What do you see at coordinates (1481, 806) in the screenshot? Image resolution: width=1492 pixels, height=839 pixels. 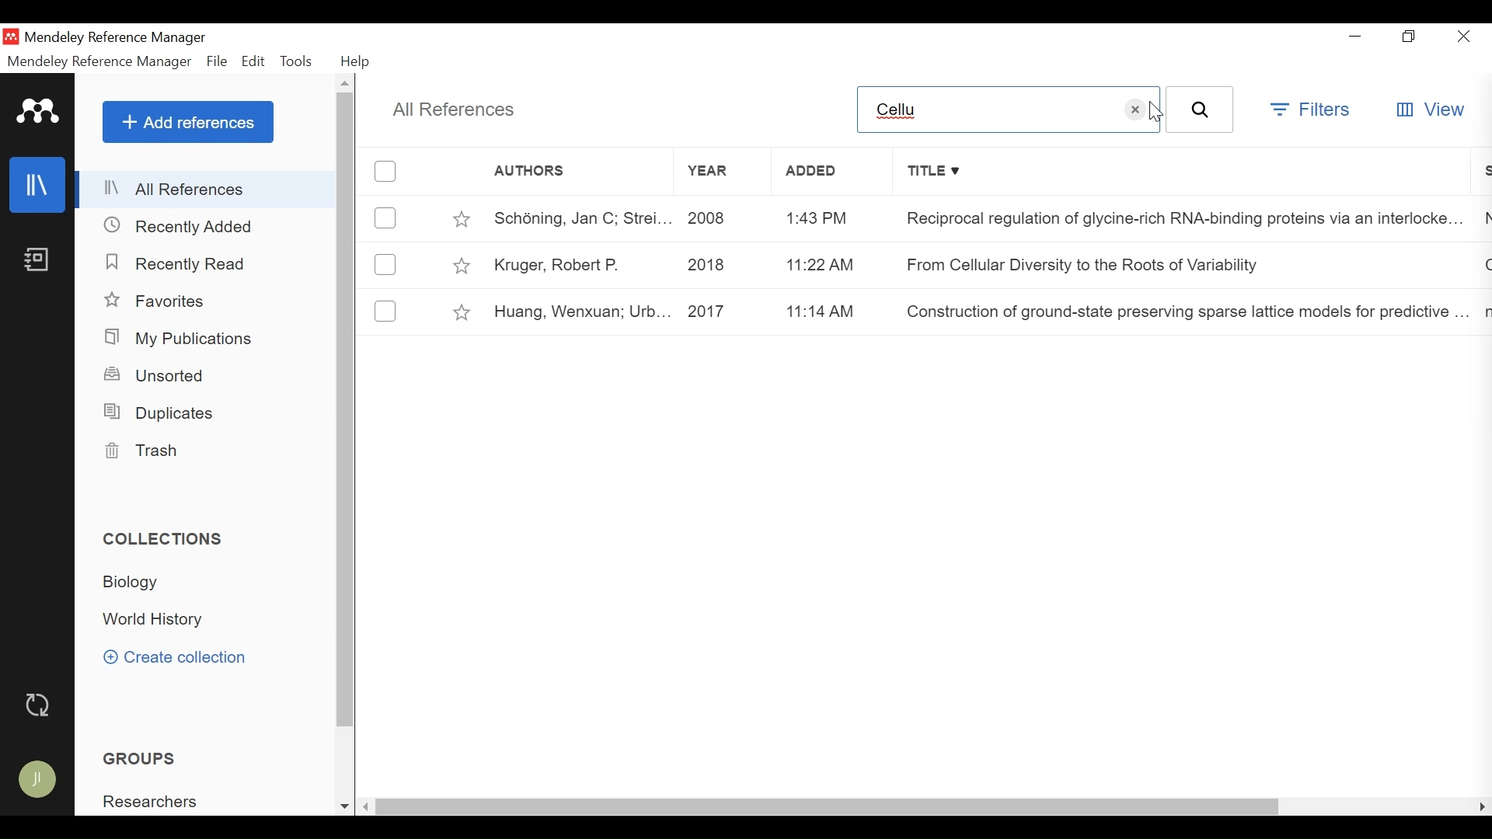 I see `Scroll Right` at bounding box center [1481, 806].